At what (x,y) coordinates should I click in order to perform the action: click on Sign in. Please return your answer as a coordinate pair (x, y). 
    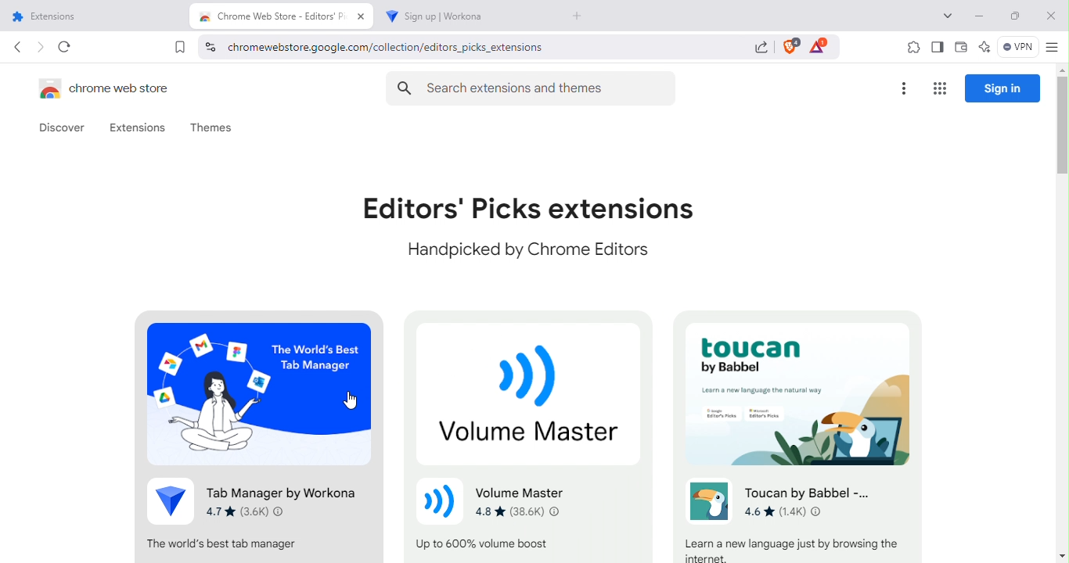
    Looking at the image, I should click on (1002, 88).